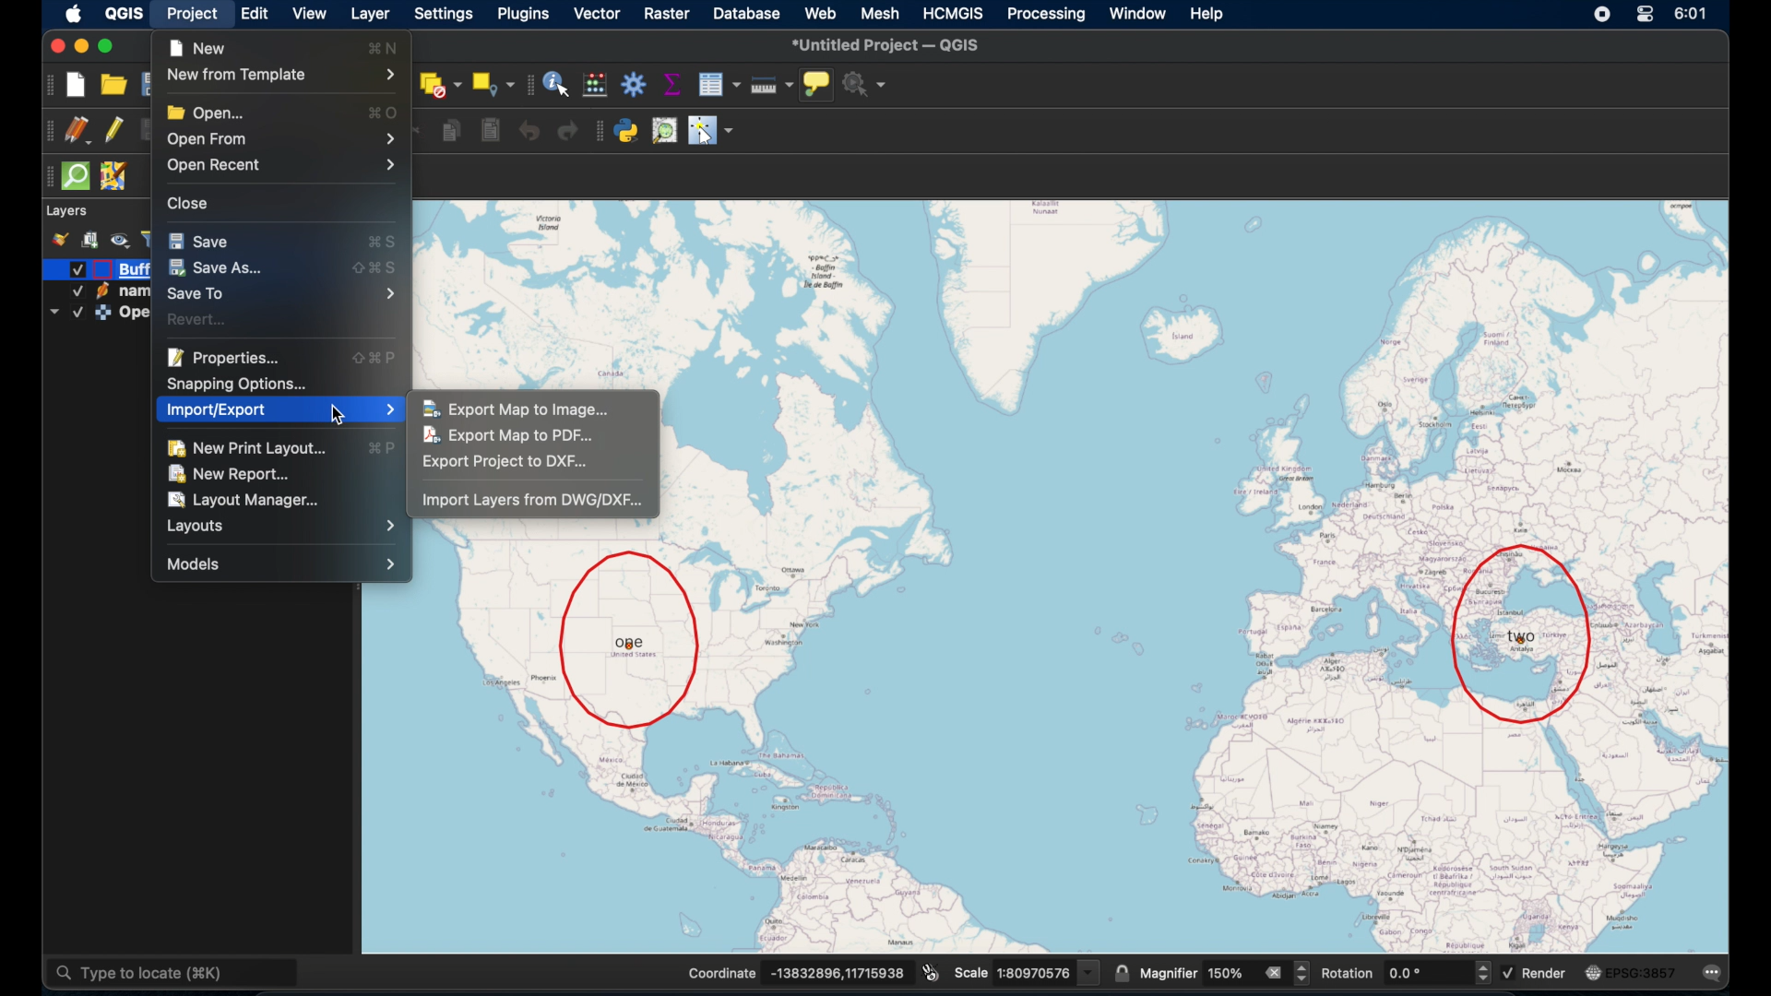 The width and height of the screenshot is (1771, 996). I want to click on icon, so click(101, 291).